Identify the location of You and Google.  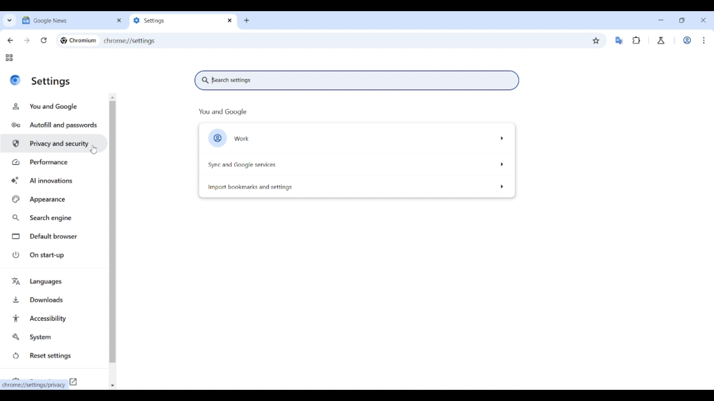
(52, 107).